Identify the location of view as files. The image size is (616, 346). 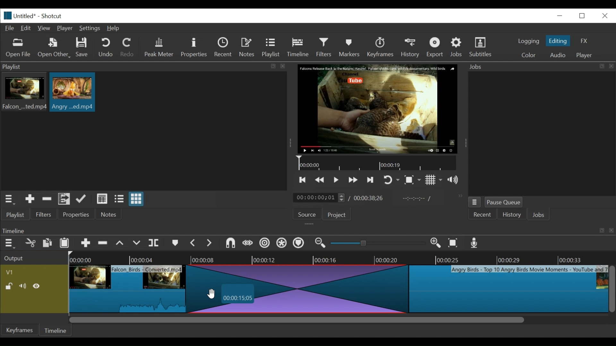
(120, 199).